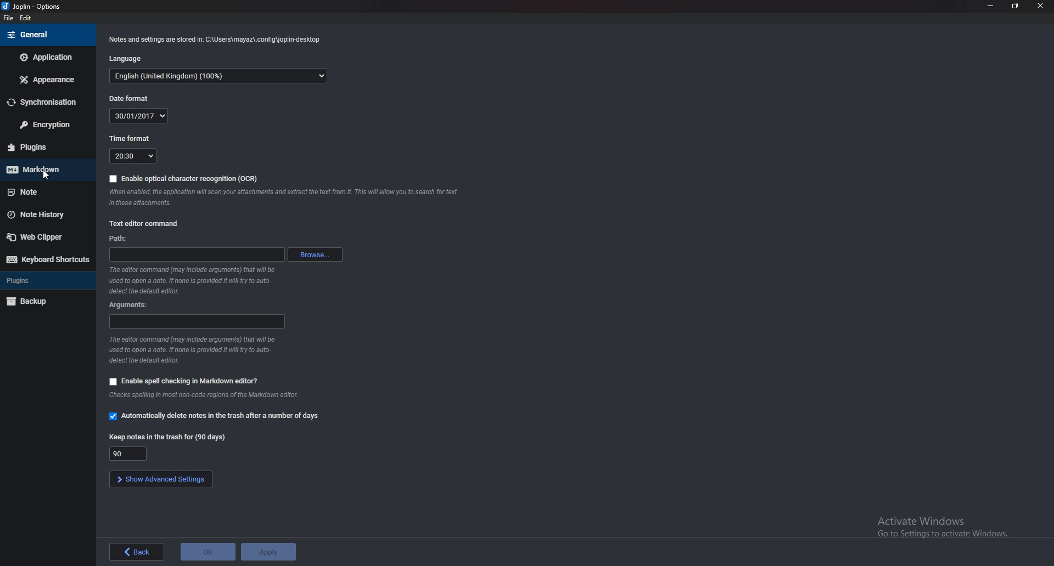 This screenshot has width=1054, height=566. What do you see at coordinates (47, 103) in the screenshot?
I see `Synchronization` at bounding box center [47, 103].